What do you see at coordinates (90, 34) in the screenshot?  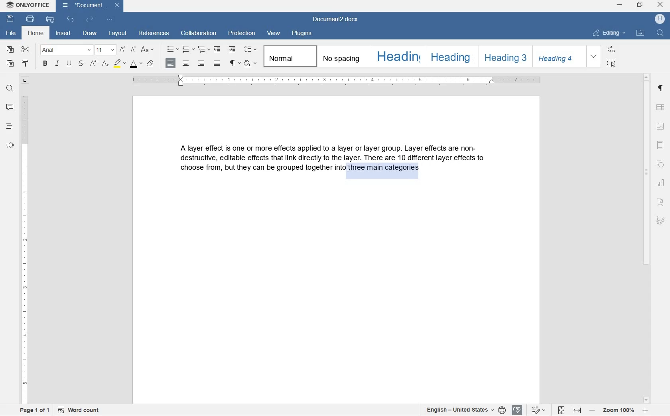 I see `draw` at bounding box center [90, 34].